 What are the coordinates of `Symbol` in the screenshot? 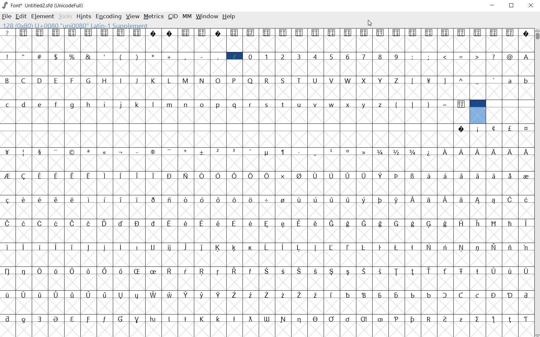 It's located at (316, 223).